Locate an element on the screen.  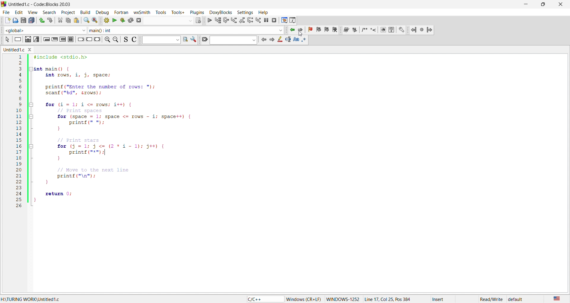
icon is located at coordinates (61, 40).